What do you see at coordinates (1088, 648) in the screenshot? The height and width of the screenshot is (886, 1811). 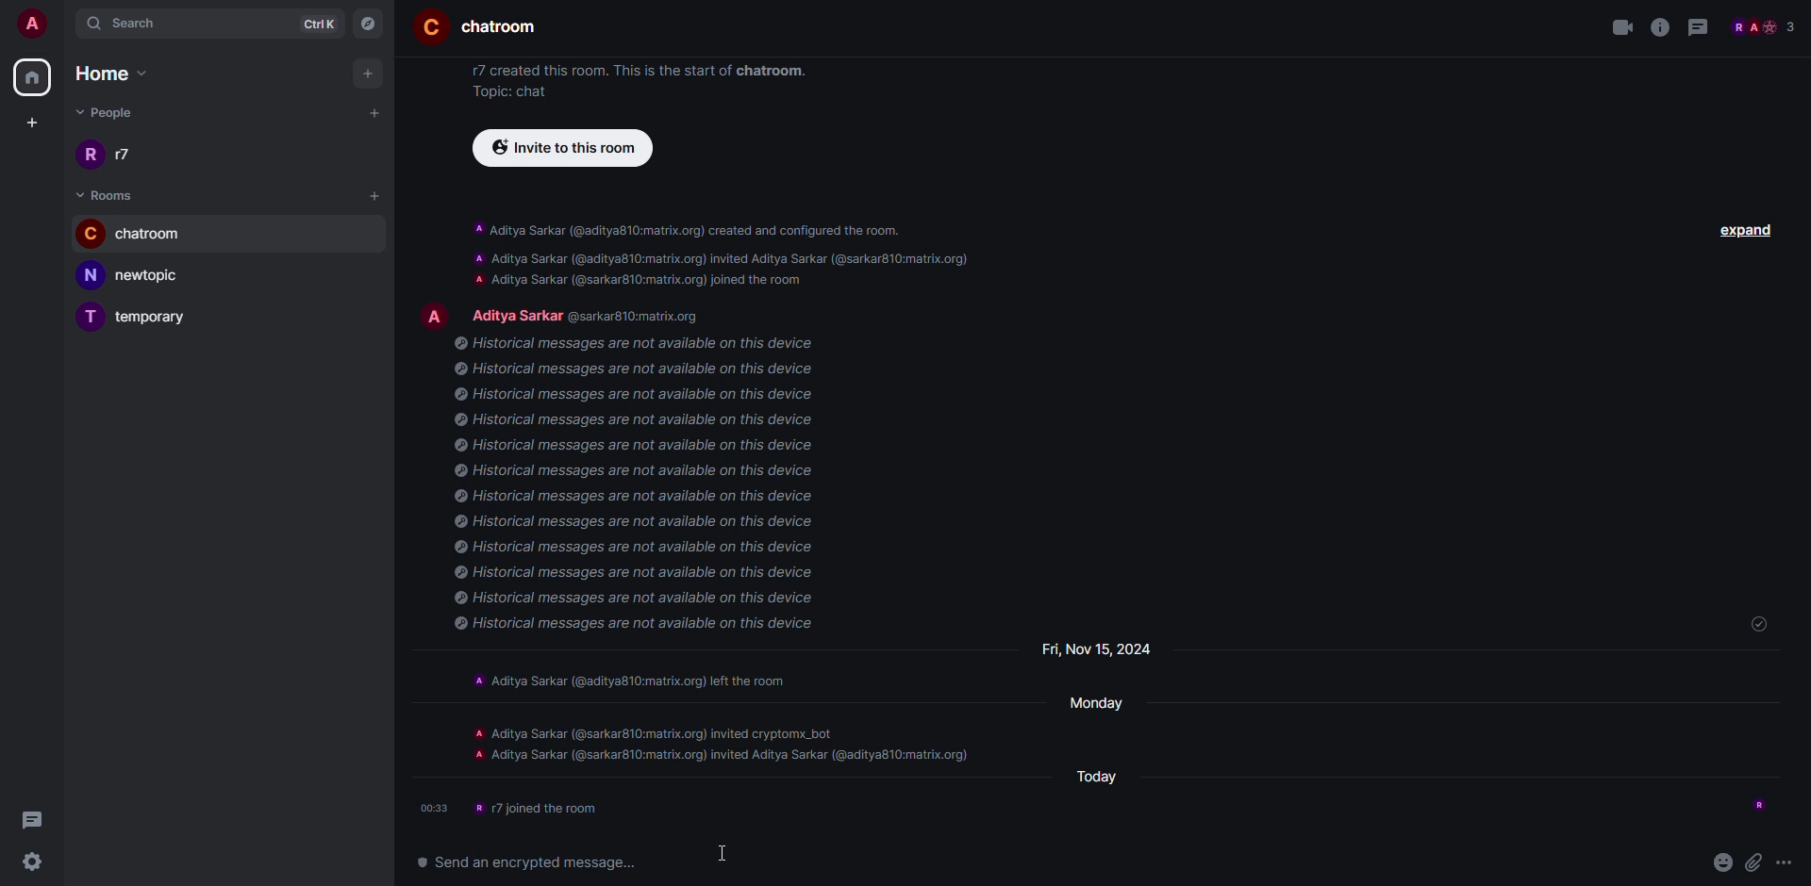 I see `day` at bounding box center [1088, 648].